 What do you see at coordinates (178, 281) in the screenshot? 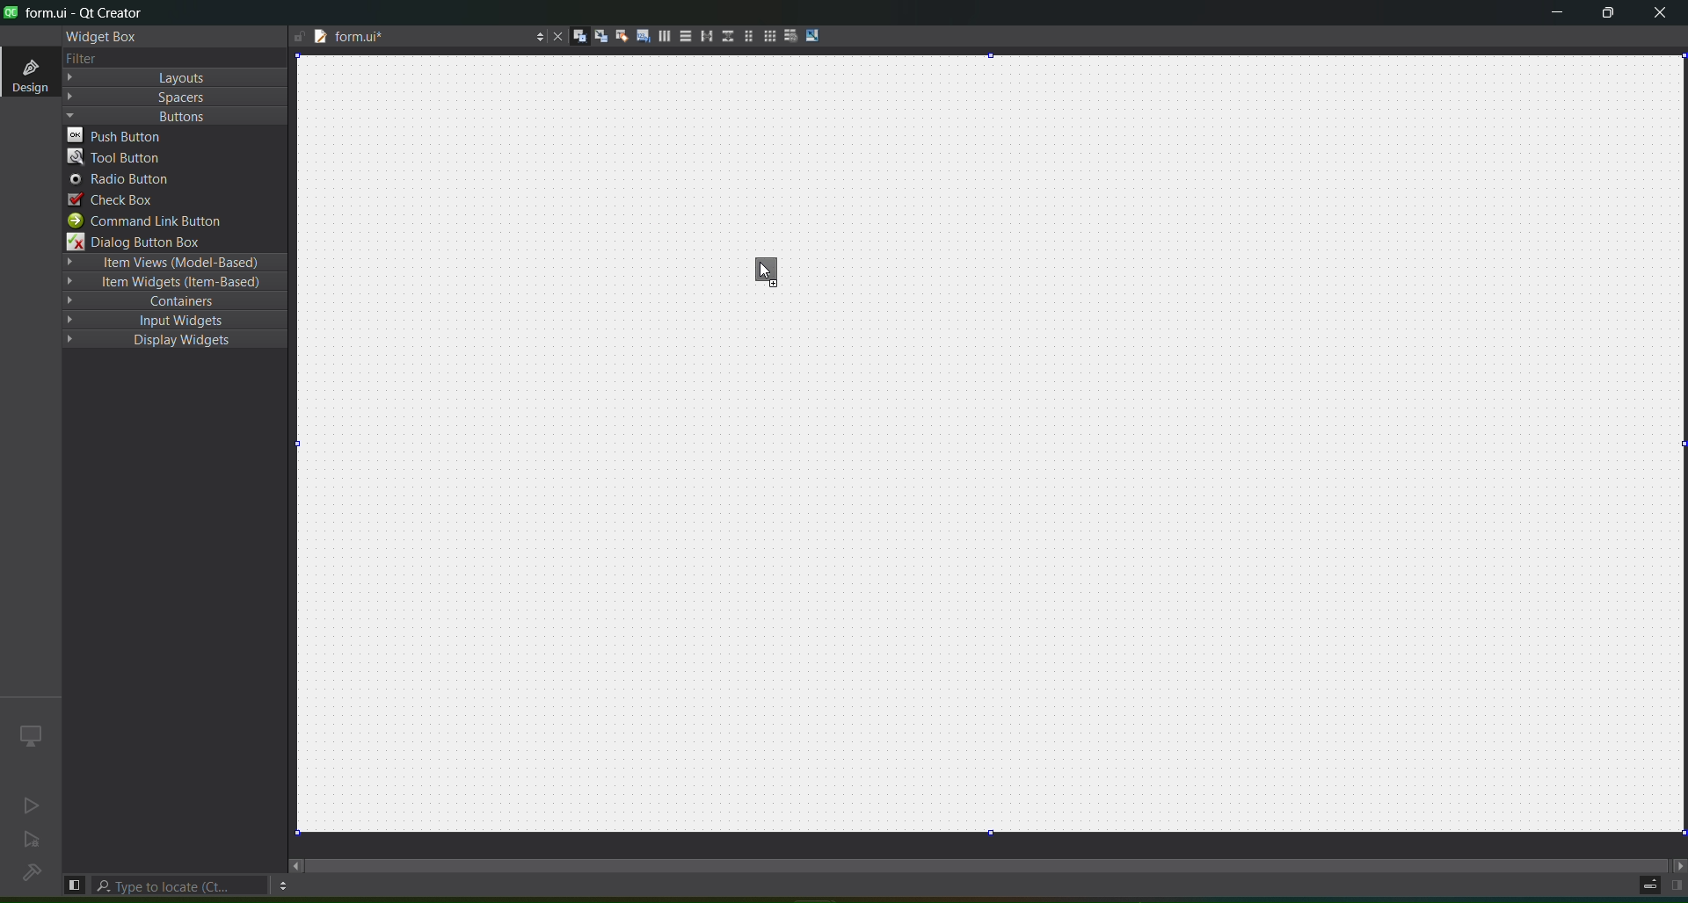
I see `Item Widgets` at bounding box center [178, 281].